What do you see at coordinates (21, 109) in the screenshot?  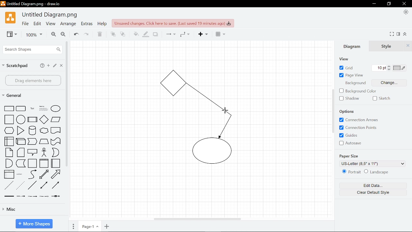 I see `shape` at bounding box center [21, 109].